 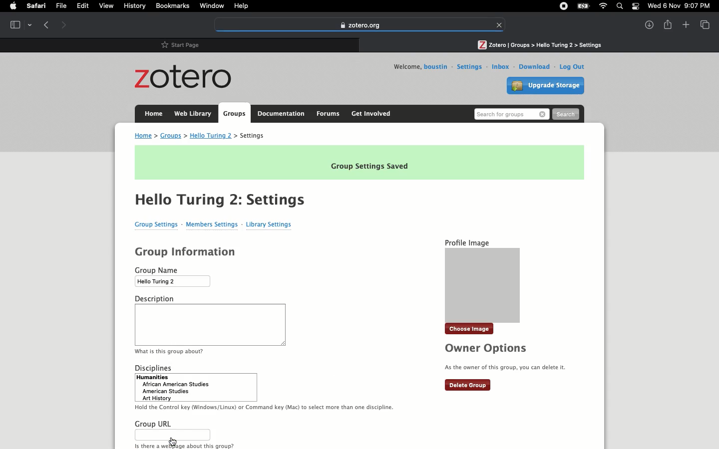 I want to click on Date/time, so click(x=681, y=6).